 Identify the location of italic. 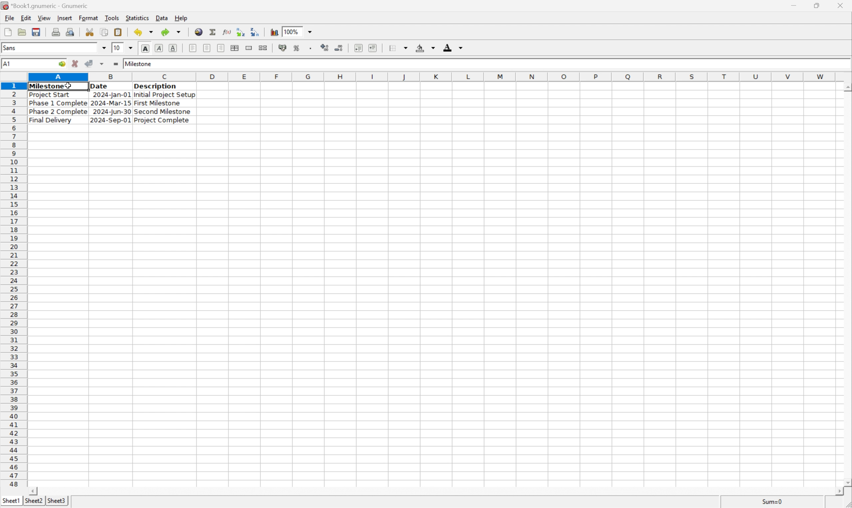
(159, 48).